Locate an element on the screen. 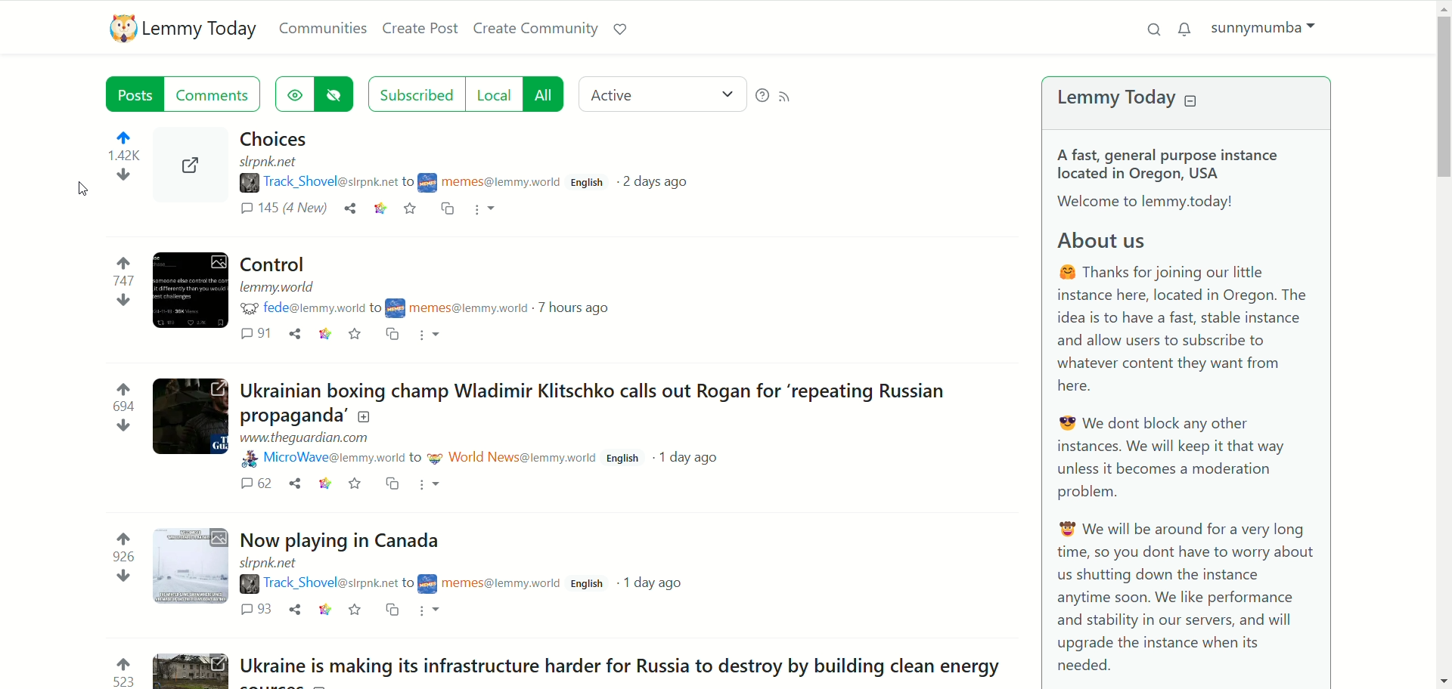 Image resolution: width=1452 pixels, height=689 pixels. save is located at coordinates (357, 334).